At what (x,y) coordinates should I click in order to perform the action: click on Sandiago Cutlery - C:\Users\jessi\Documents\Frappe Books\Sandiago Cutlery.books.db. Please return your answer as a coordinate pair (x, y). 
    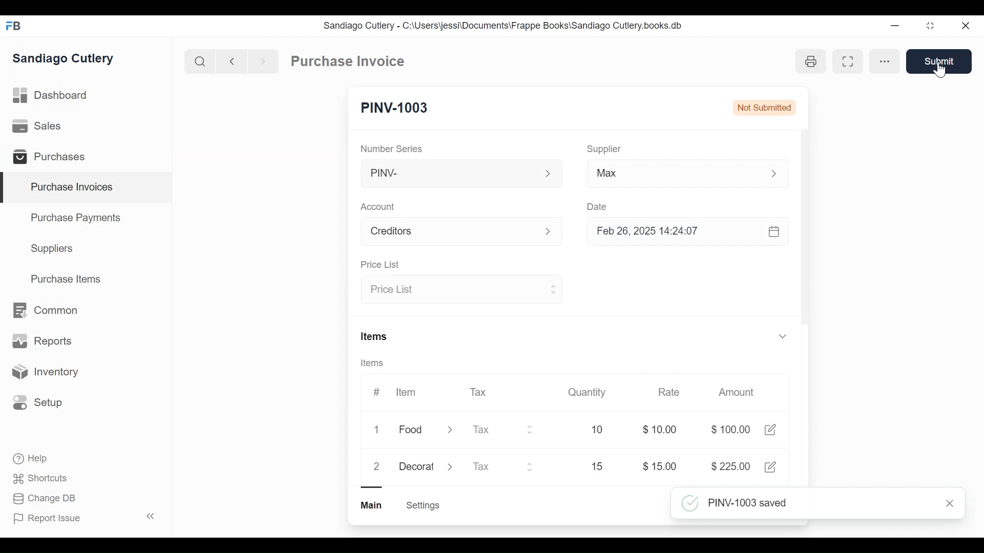
    Looking at the image, I should click on (503, 26).